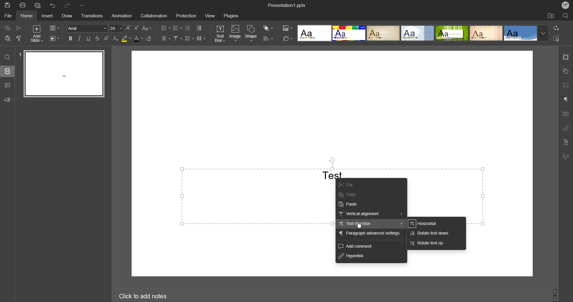  I want to click on Slide Settings, so click(566, 58).